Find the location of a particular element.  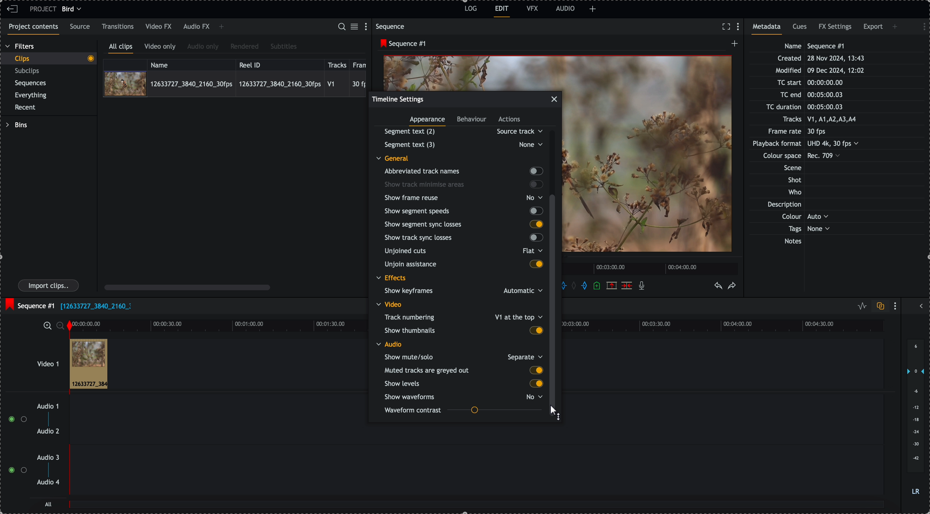

segment text (2) is located at coordinates (461, 131).